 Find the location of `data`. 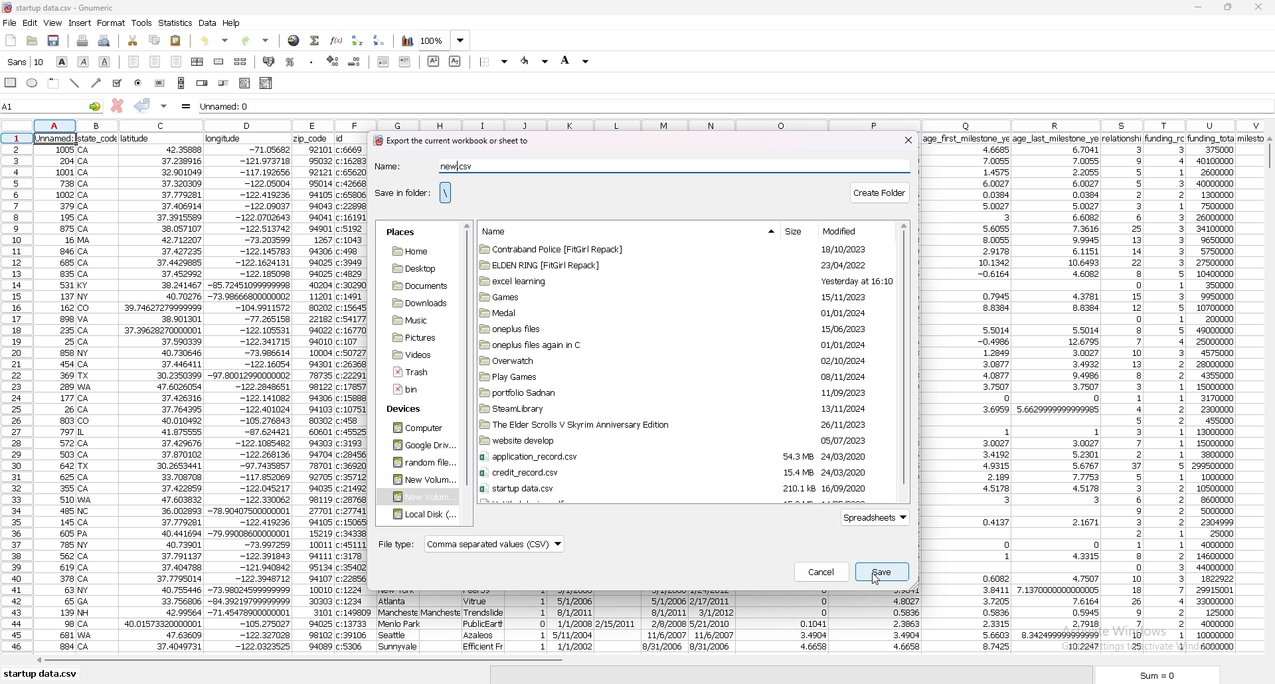

data is located at coordinates (528, 619).